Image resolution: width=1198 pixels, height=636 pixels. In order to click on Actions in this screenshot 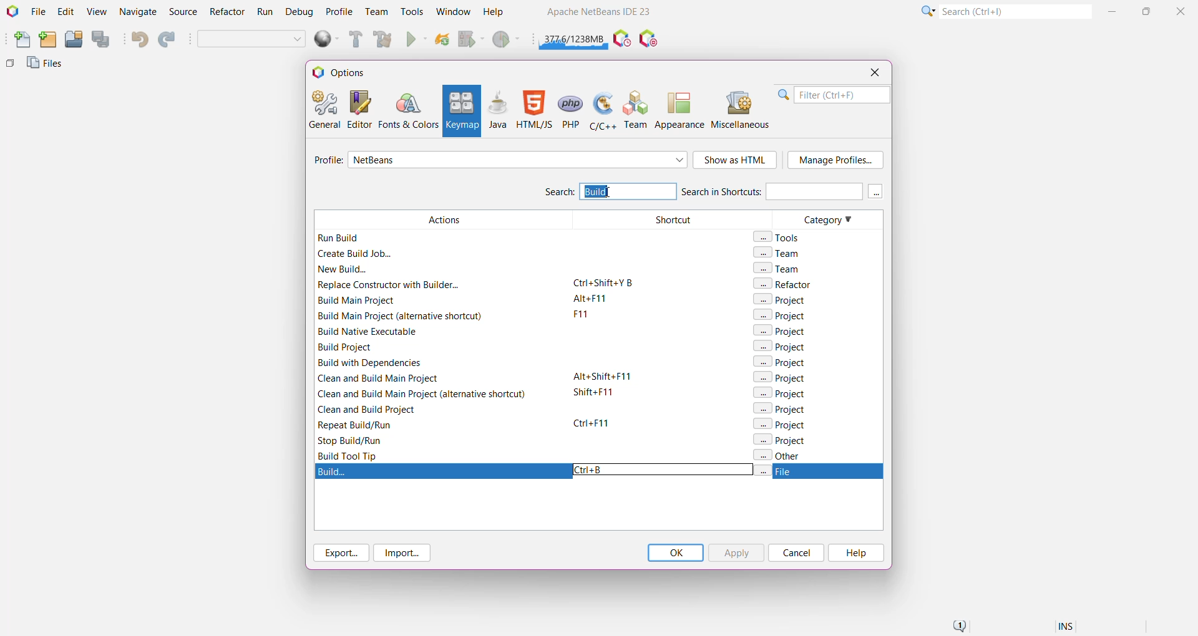, I will do `click(439, 335)`.